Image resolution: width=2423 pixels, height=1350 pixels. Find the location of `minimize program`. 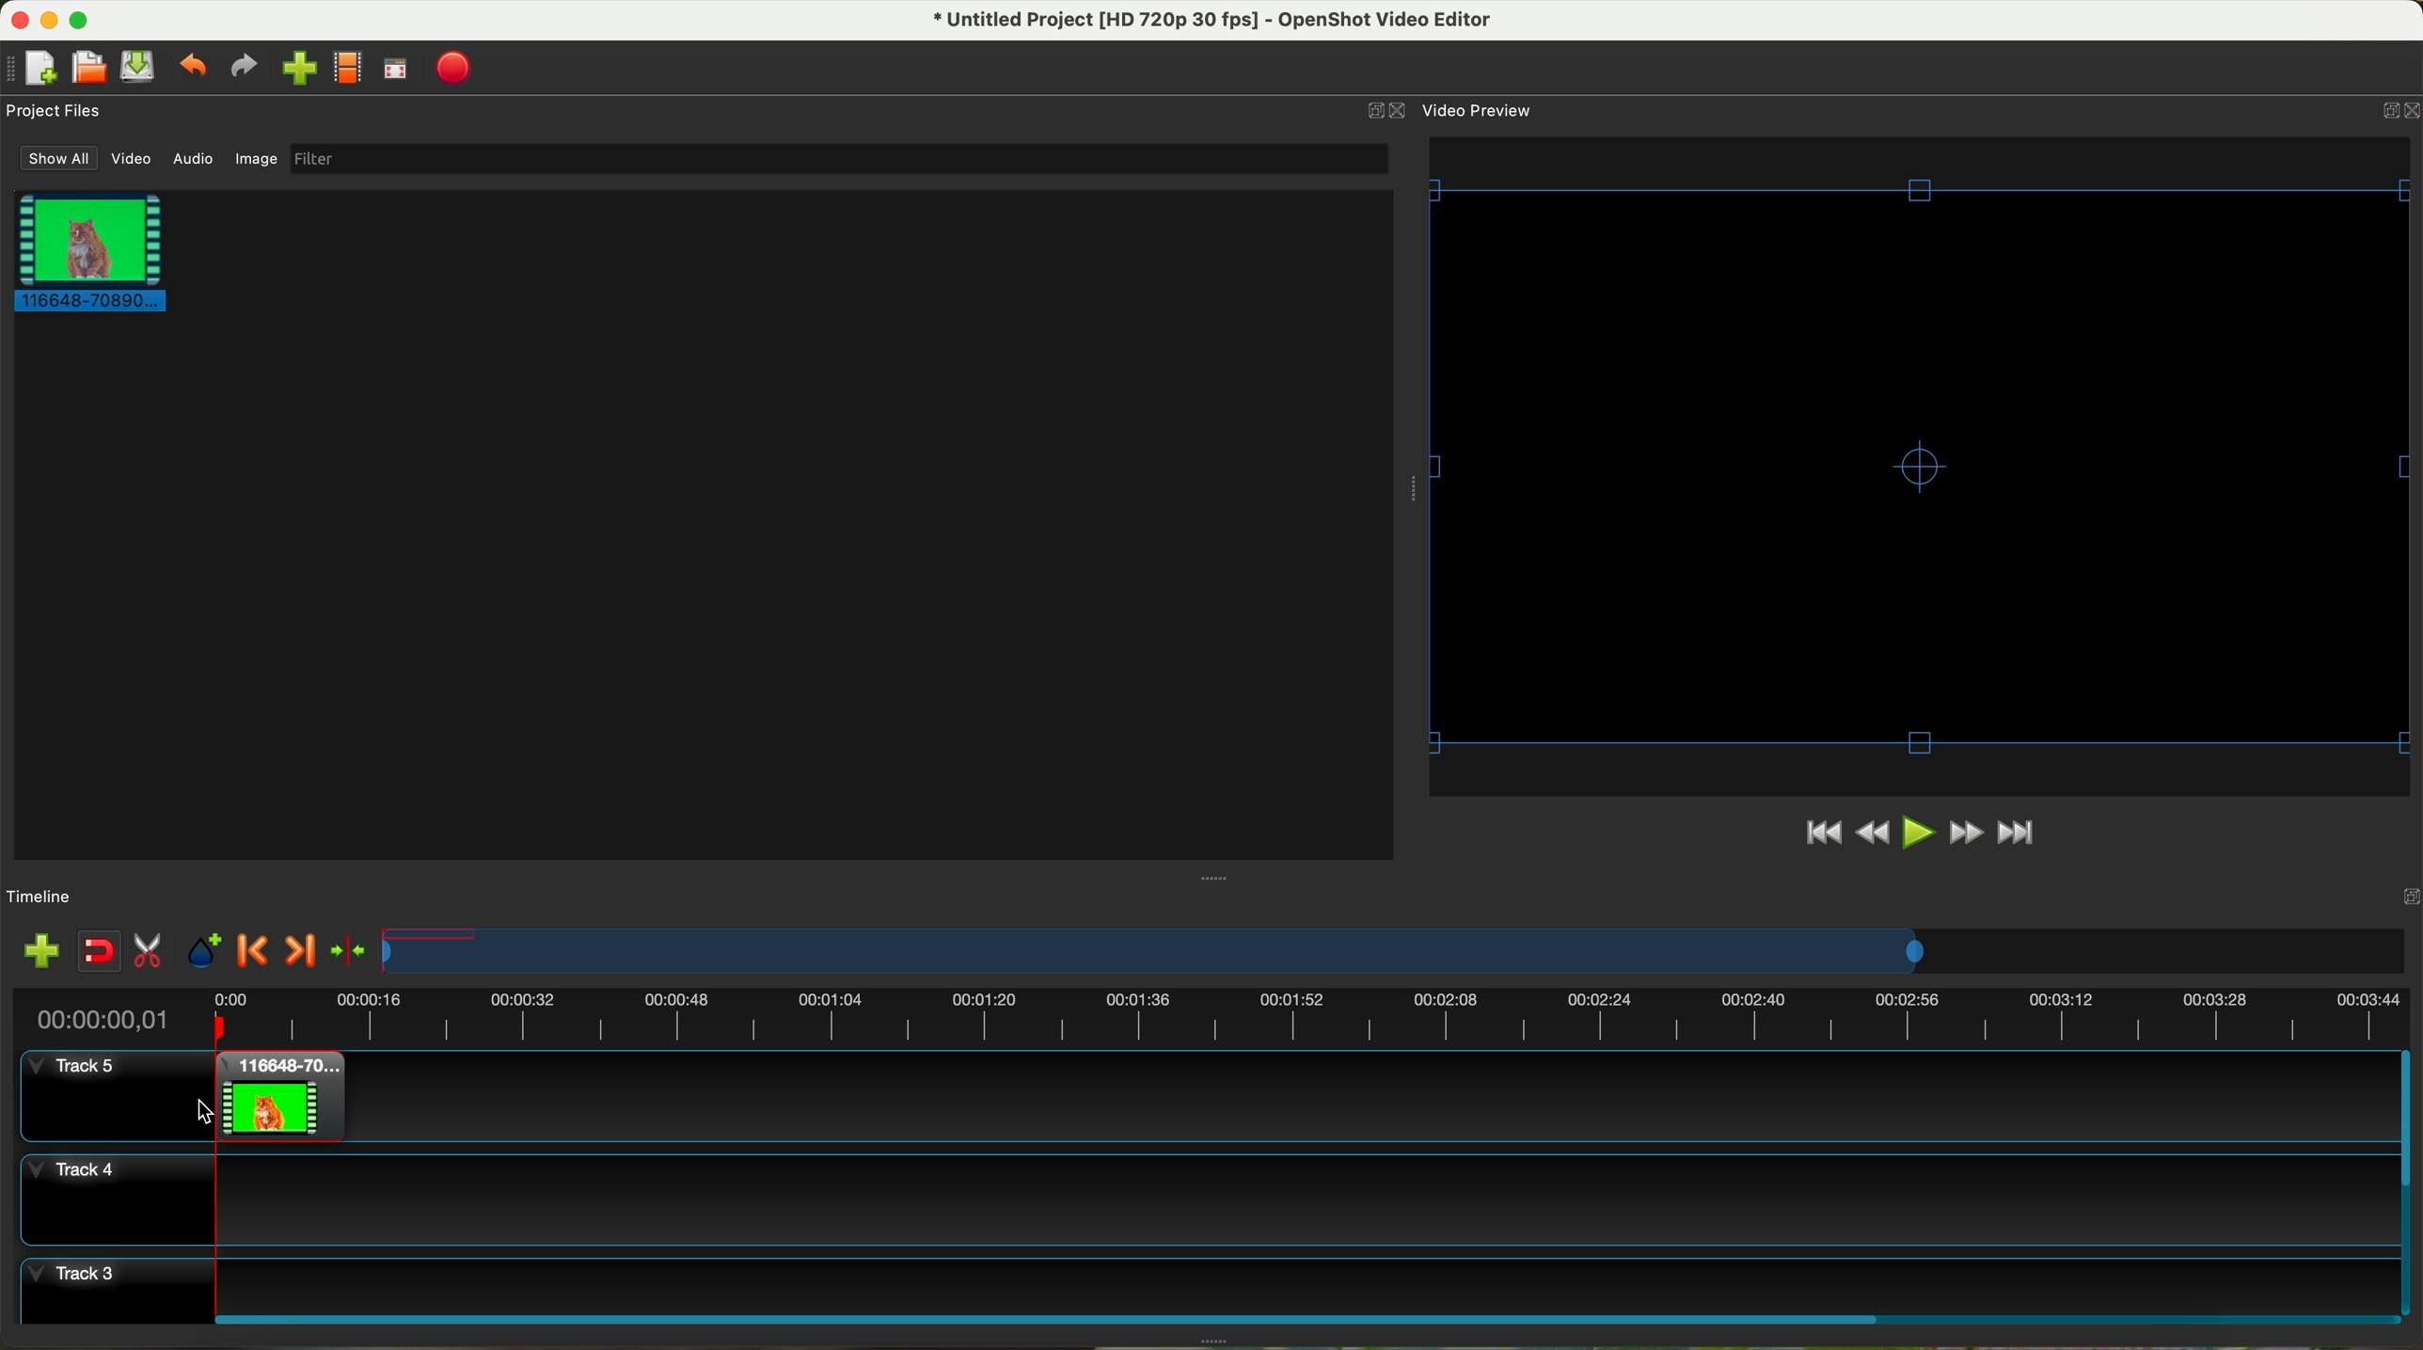

minimize program is located at coordinates (51, 21).